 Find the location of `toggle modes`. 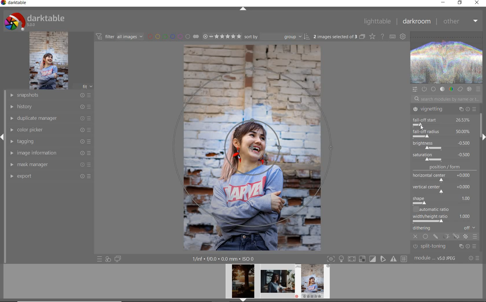

toggle modes is located at coordinates (367, 258).